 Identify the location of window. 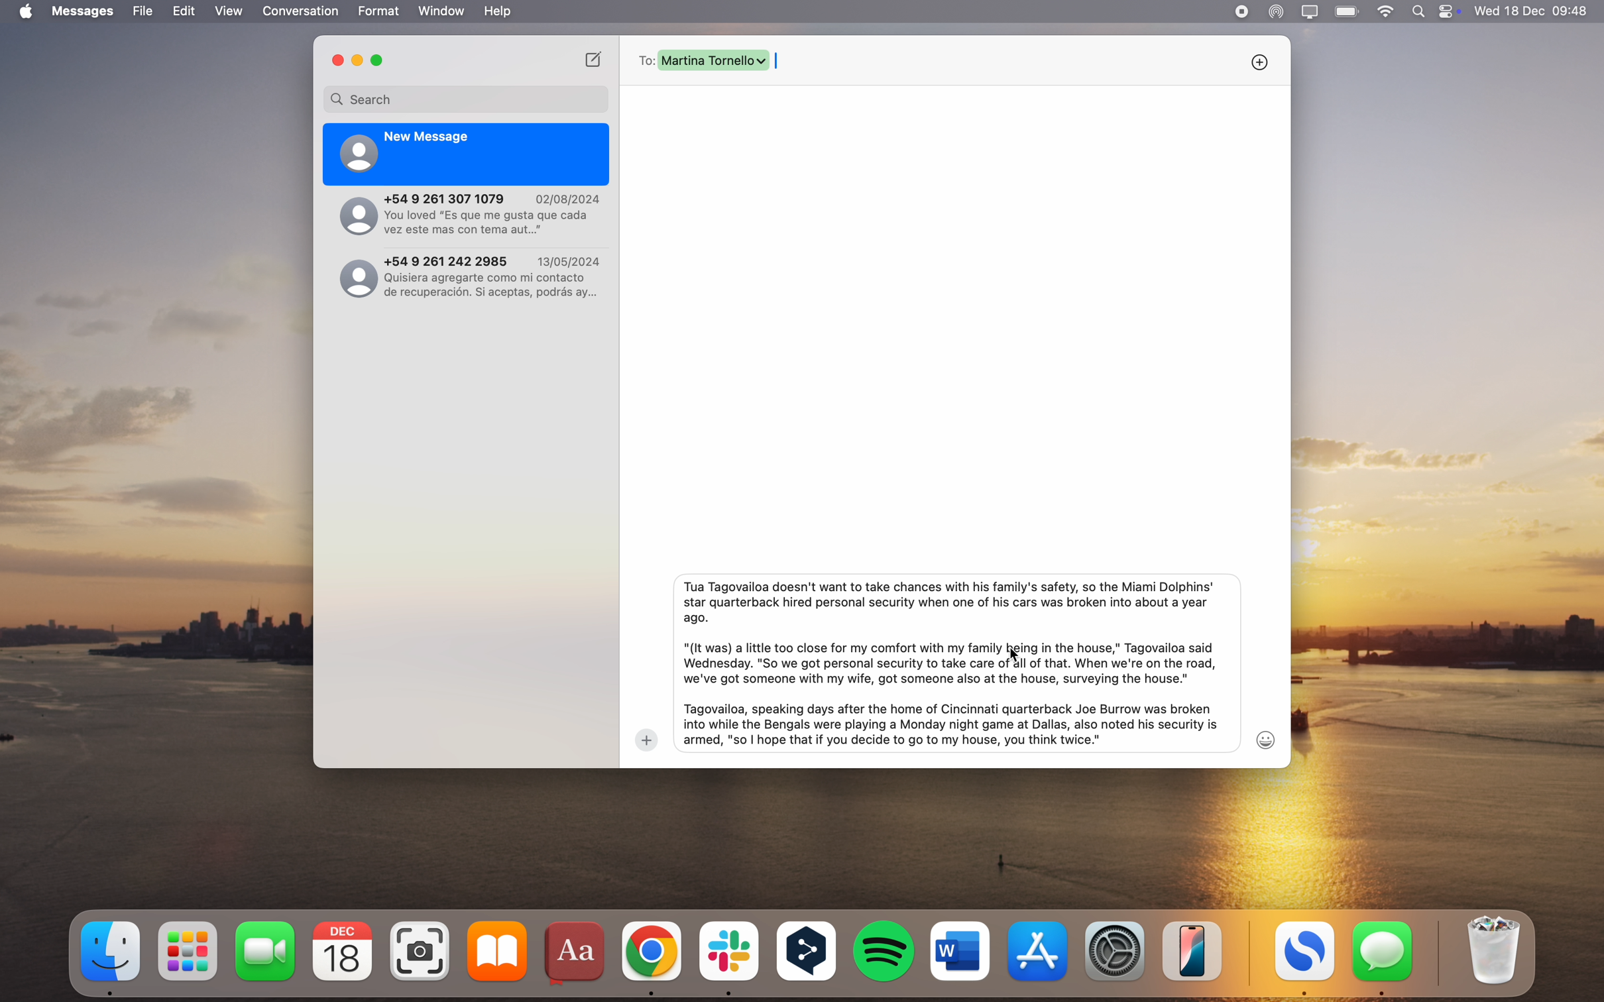
(442, 11).